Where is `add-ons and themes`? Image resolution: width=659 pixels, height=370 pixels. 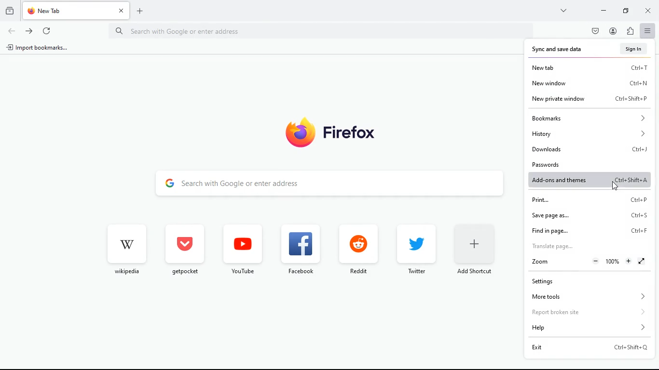 add-ons and themes is located at coordinates (590, 179).